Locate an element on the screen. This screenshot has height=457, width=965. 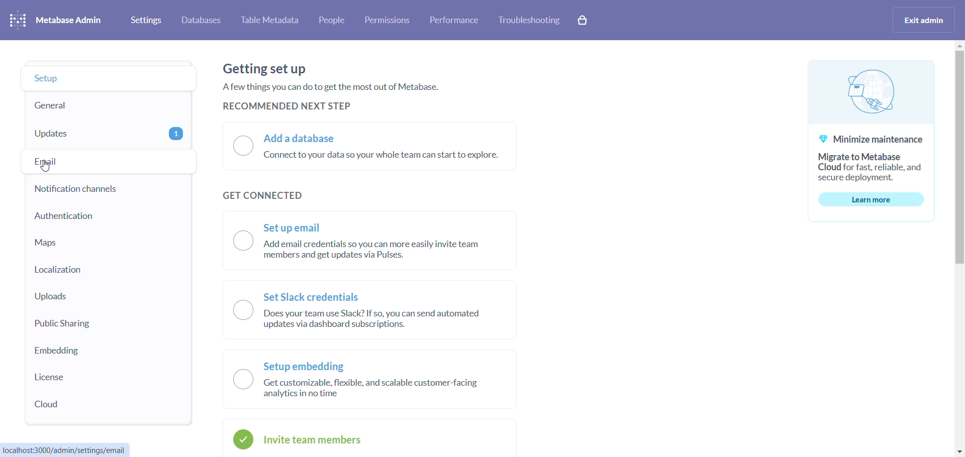
move up is located at coordinates (959, 47).